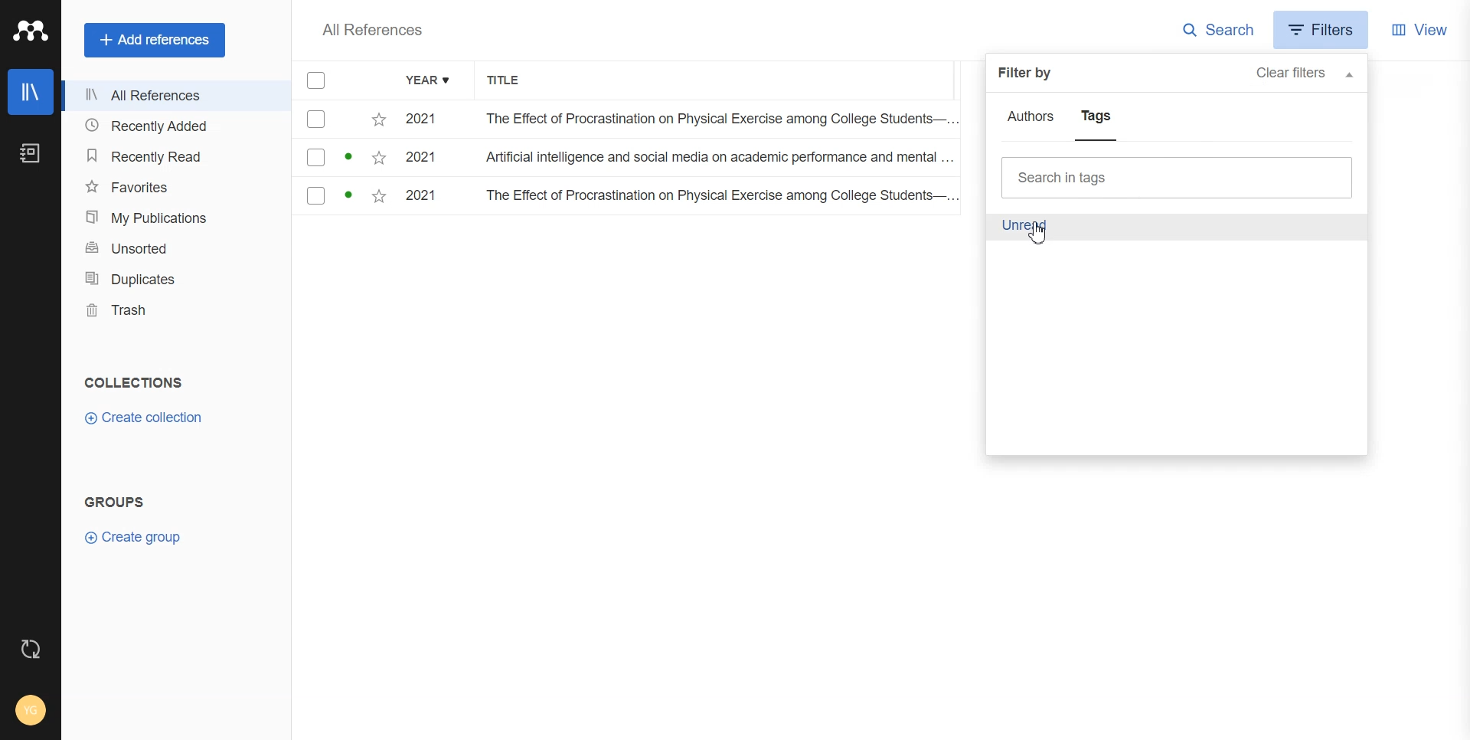 This screenshot has width=1470, height=740. I want to click on Library, so click(30, 92).